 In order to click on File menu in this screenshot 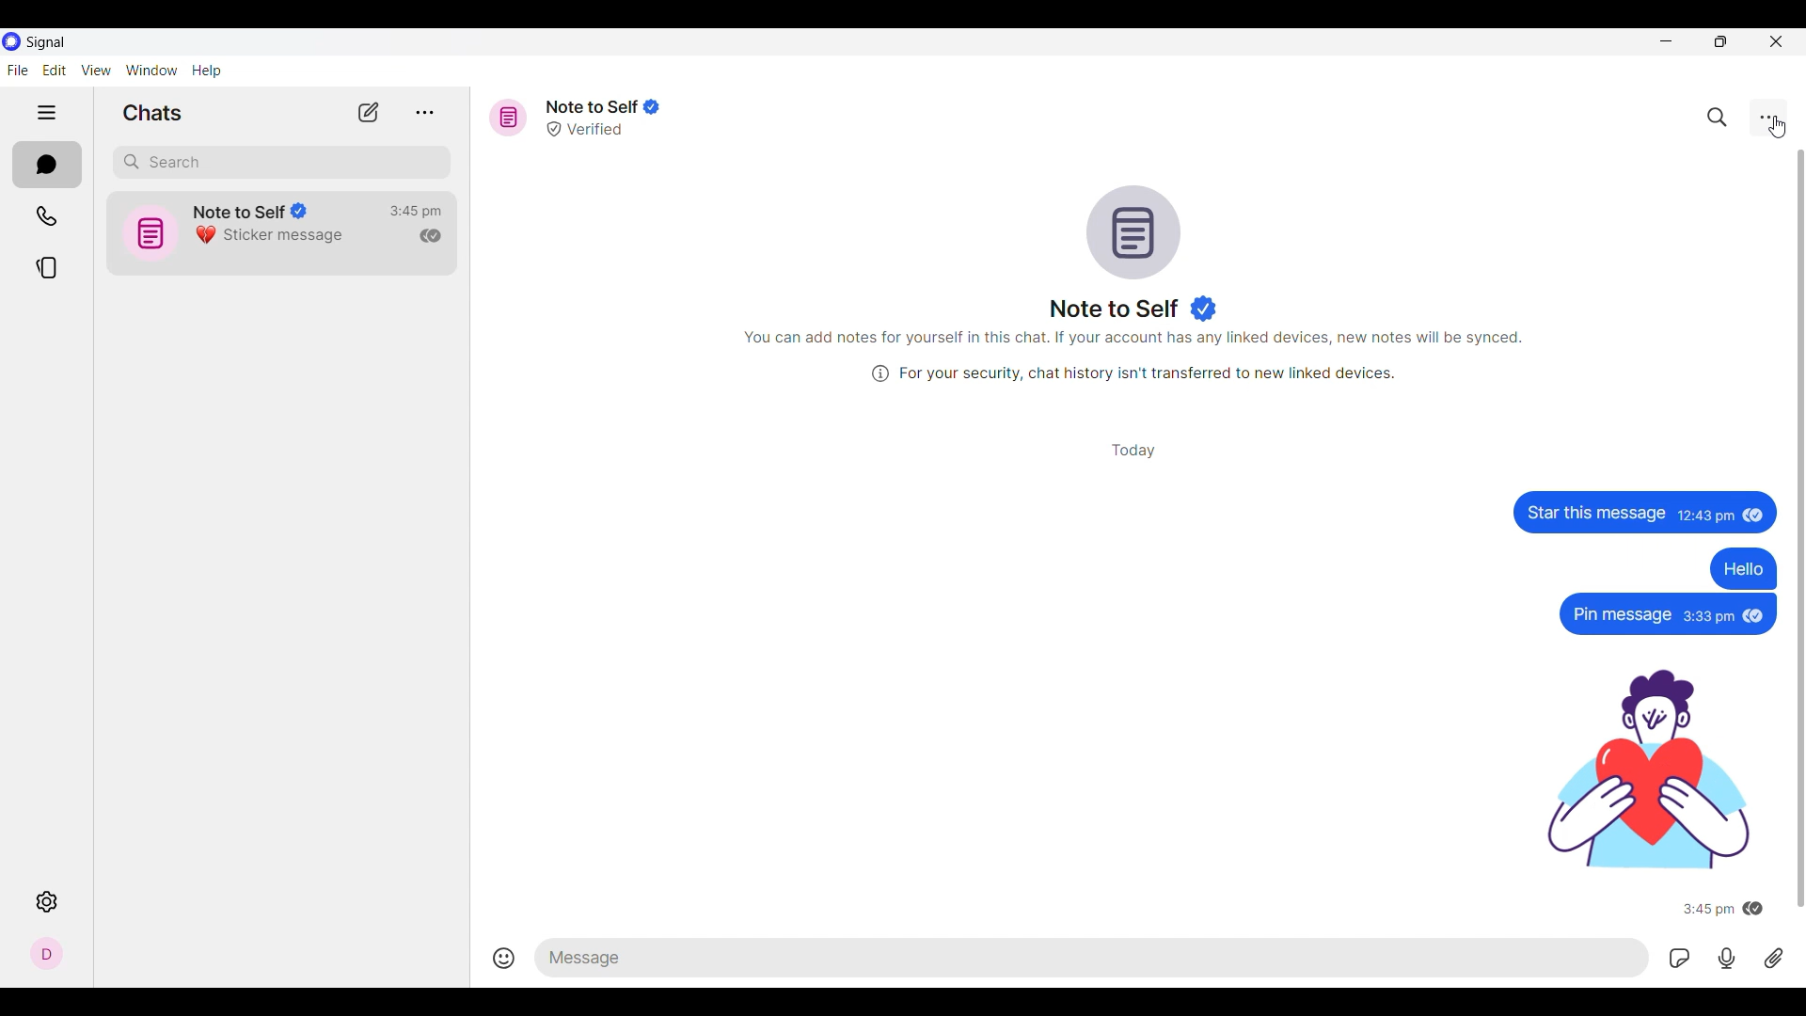, I will do `click(17, 70)`.